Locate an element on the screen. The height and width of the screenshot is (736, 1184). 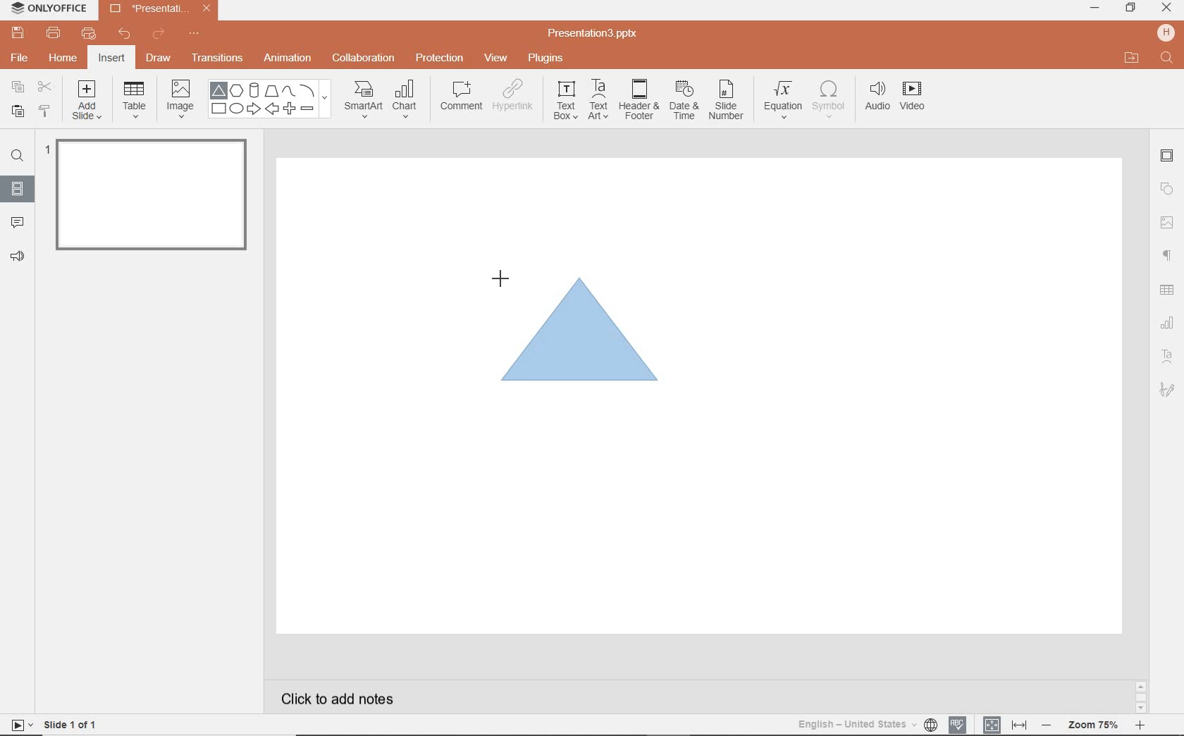
COMMENTS is located at coordinates (17, 221).